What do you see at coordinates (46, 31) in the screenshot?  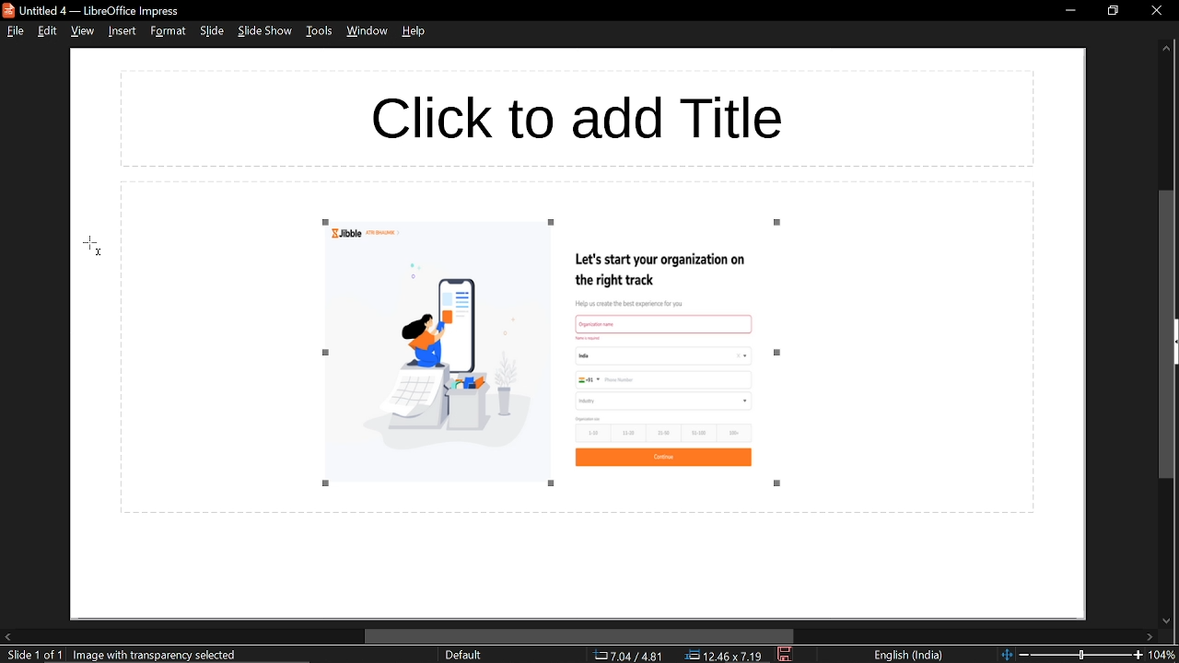 I see `edit` at bounding box center [46, 31].